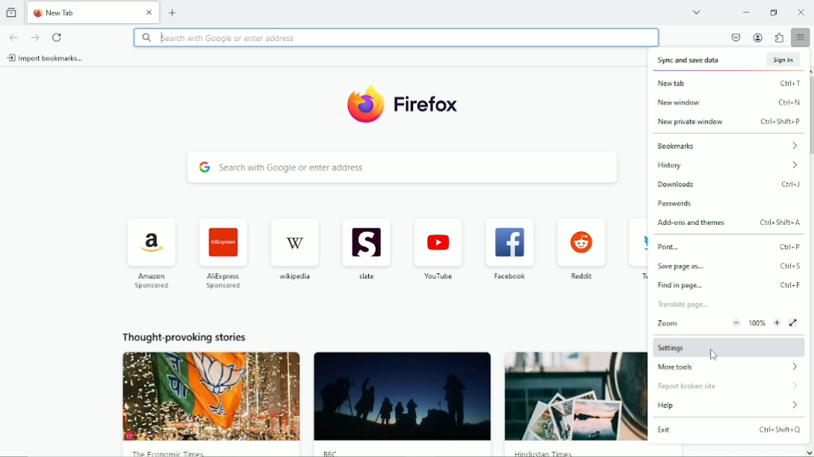 This screenshot has width=814, height=457. Describe the element at coordinates (728, 122) in the screenshot. I see `New private window  Ctrl+Shift+P` at that location.